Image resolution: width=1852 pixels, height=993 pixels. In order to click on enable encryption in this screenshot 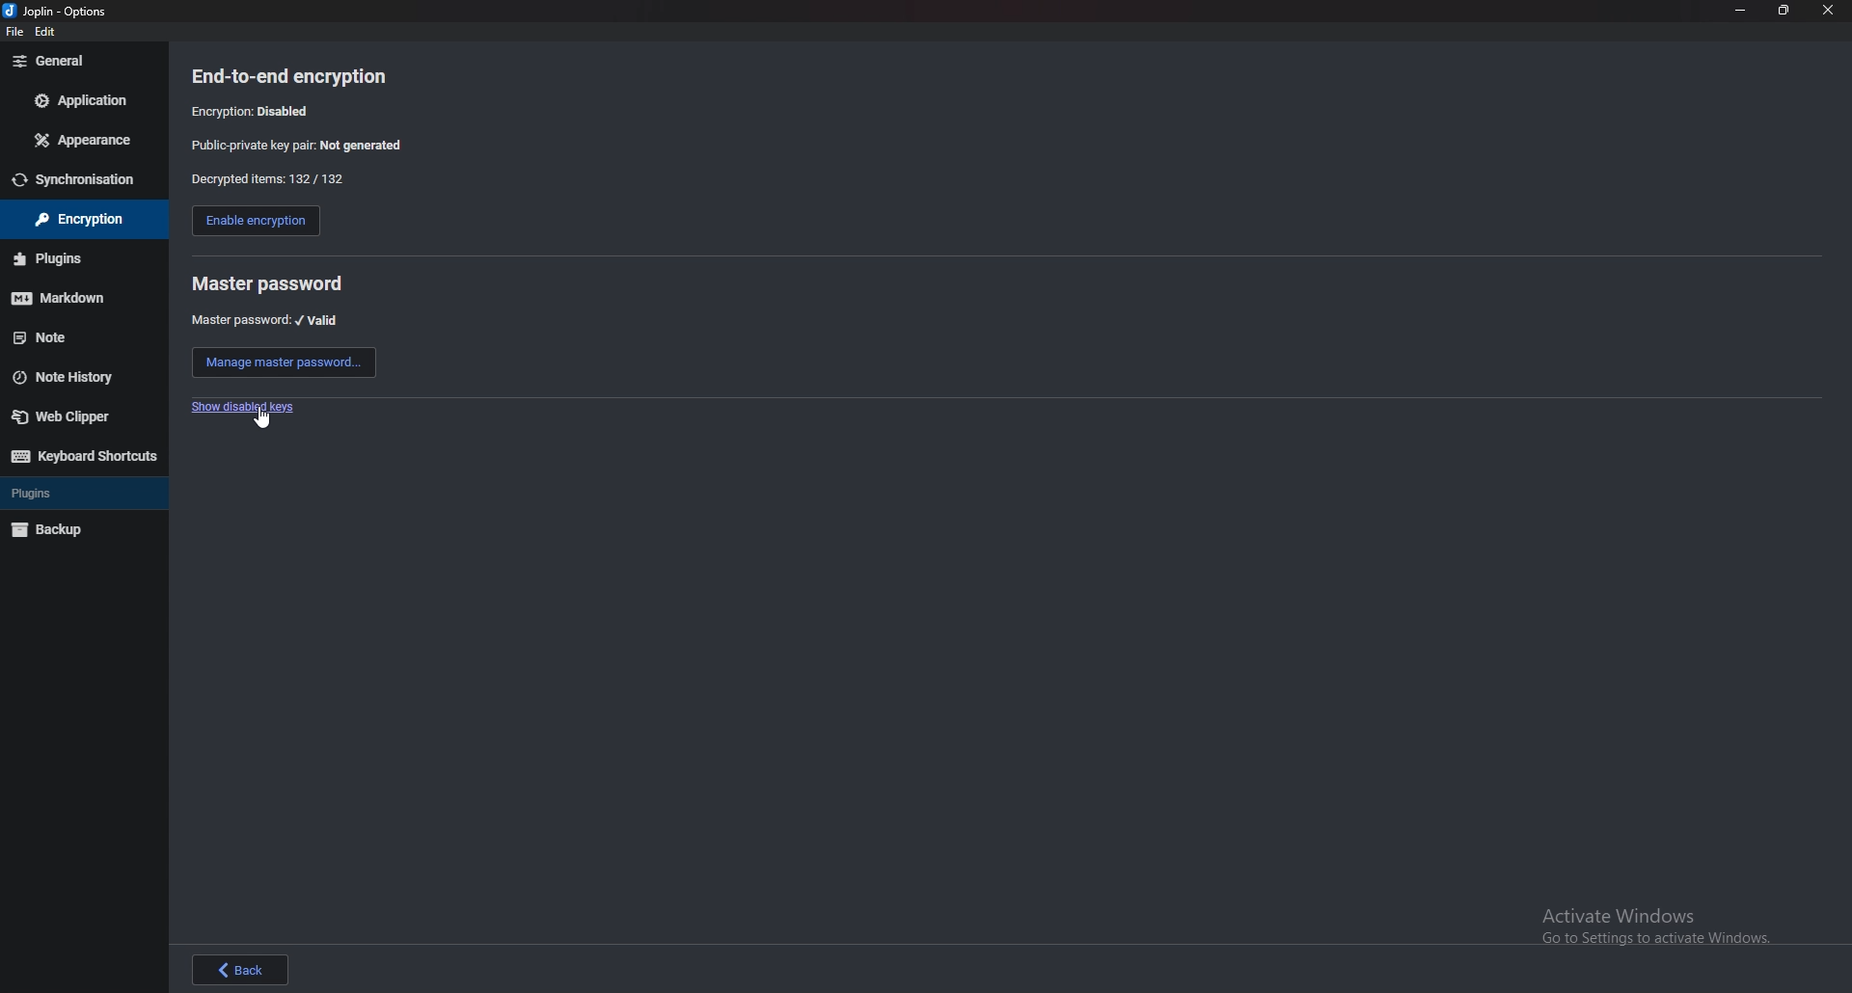, I will do `click(257, 221)`.